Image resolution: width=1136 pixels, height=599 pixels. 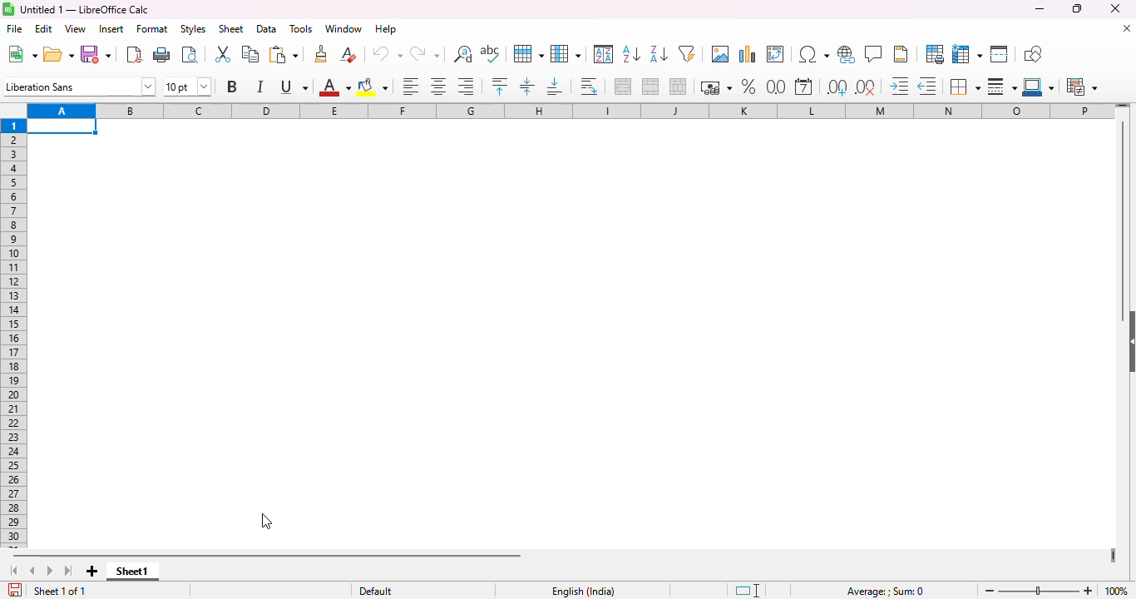 What do you see at coordinates (1084, 87) in the screenshot?
I see `conditional` at bounding box center [1084, 87].